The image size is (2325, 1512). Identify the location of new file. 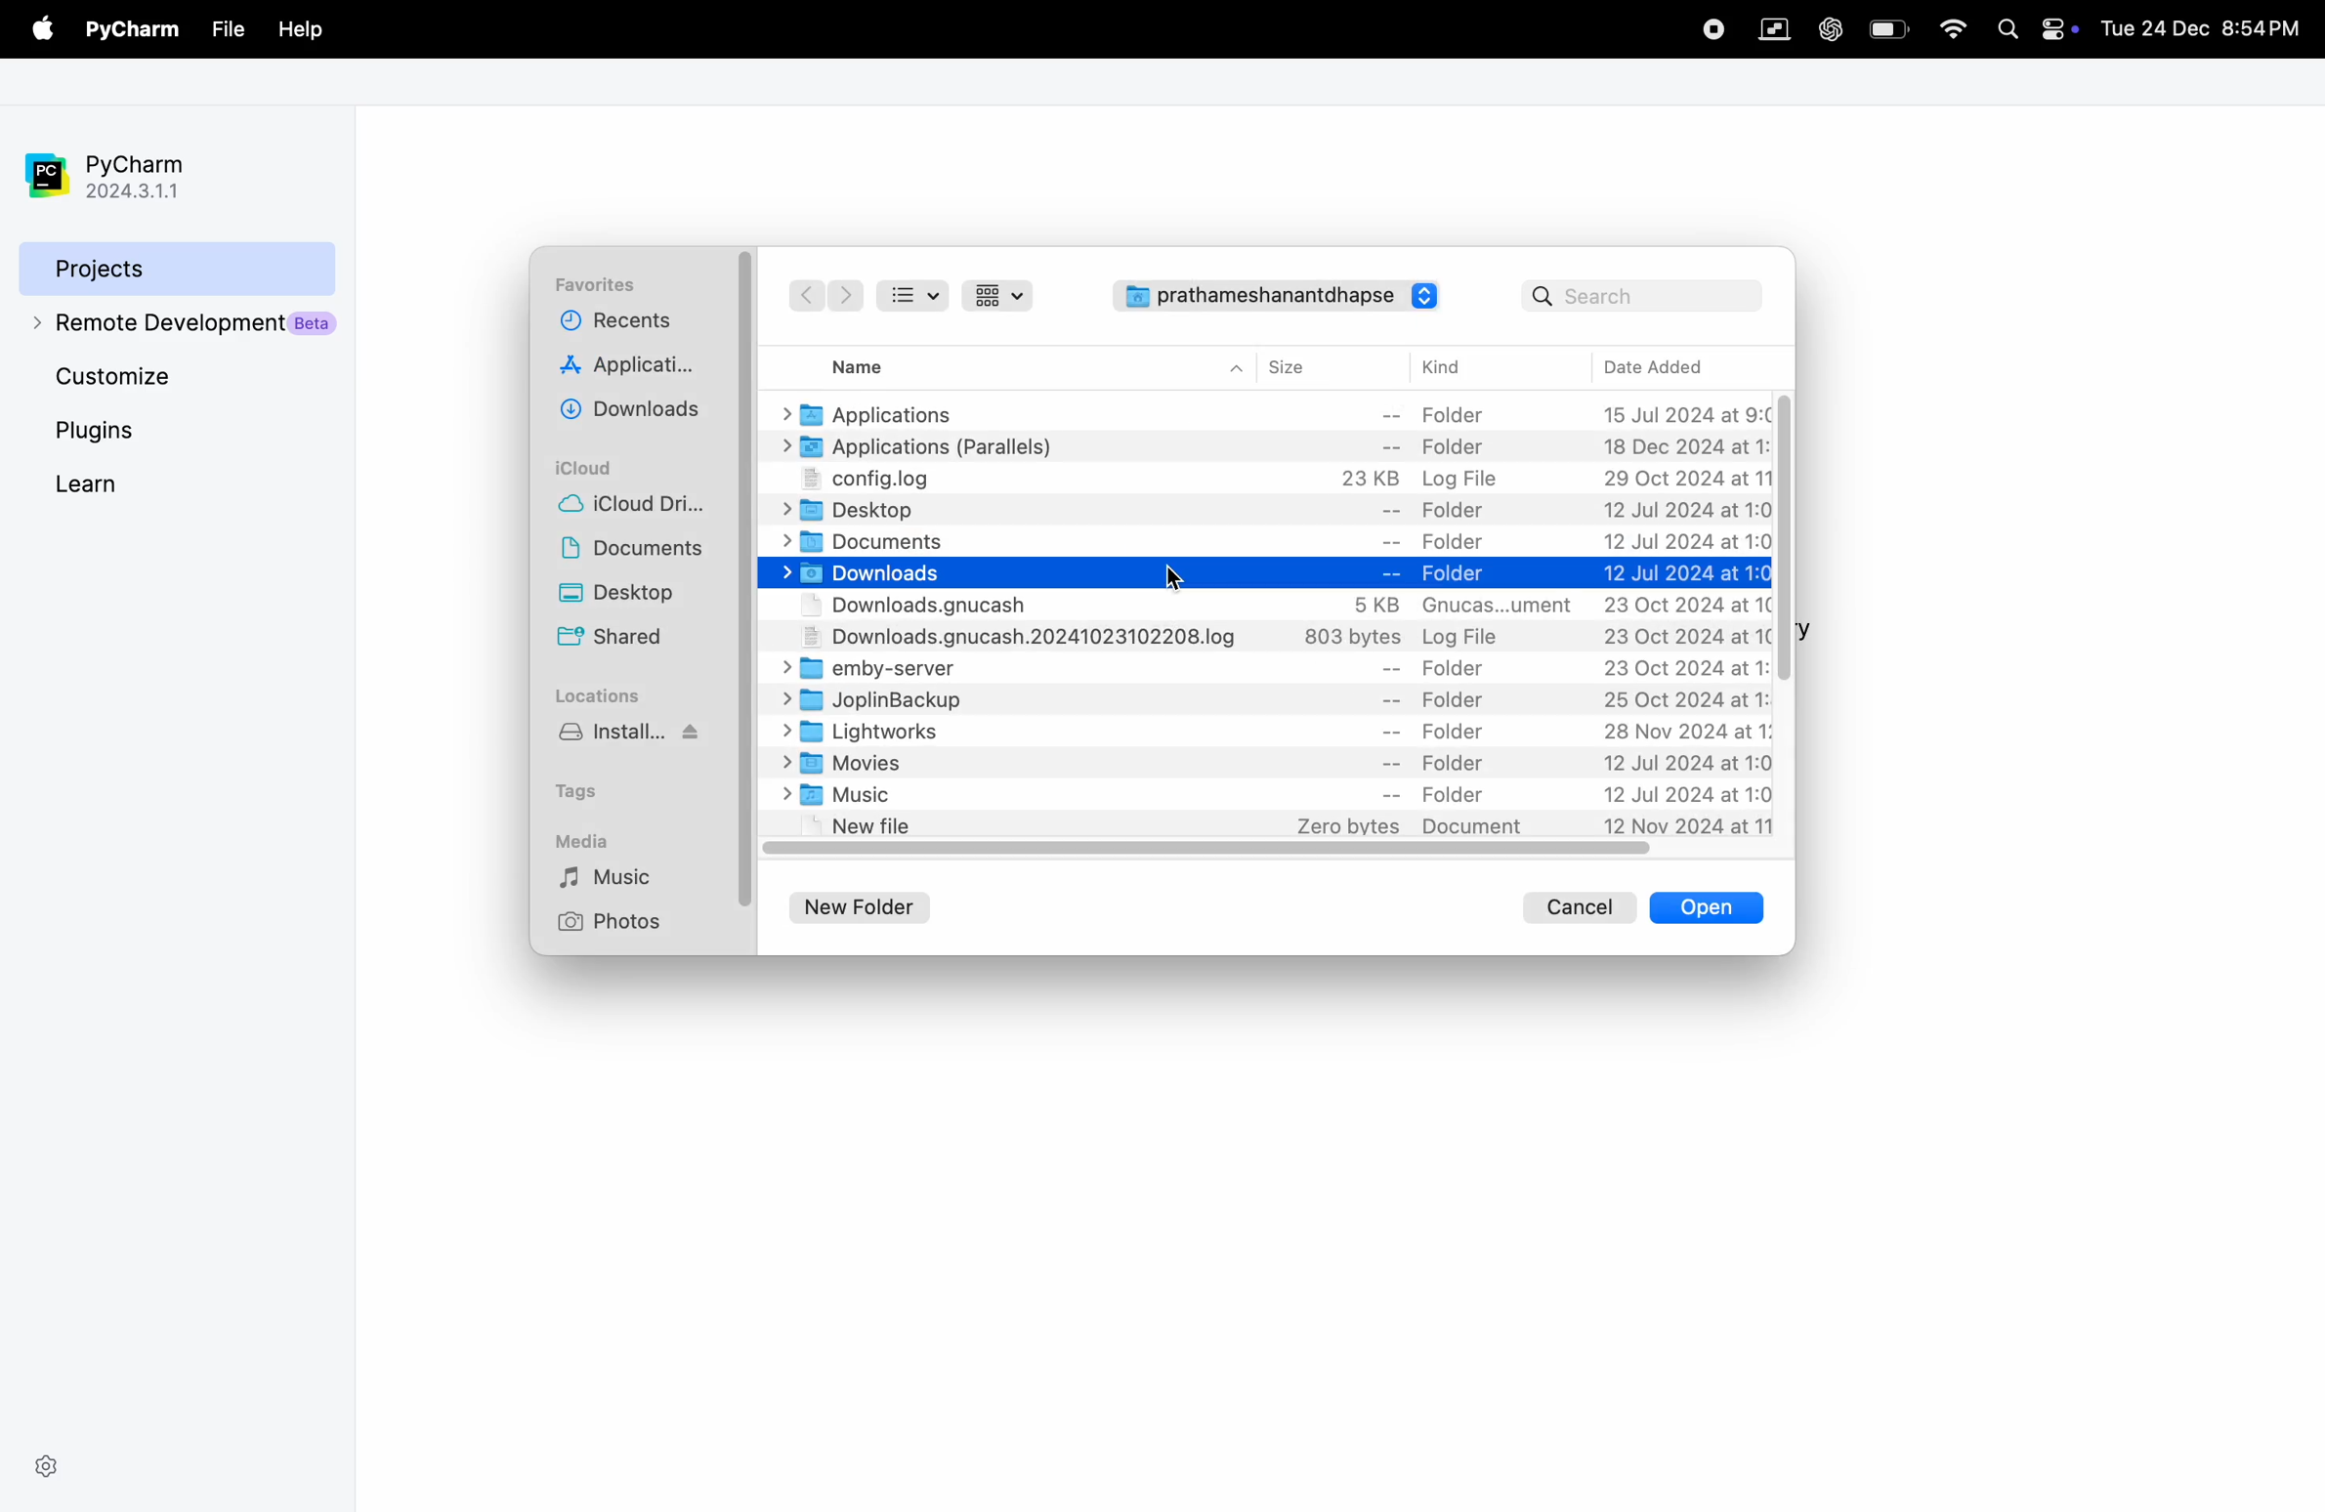
(1281, 827).